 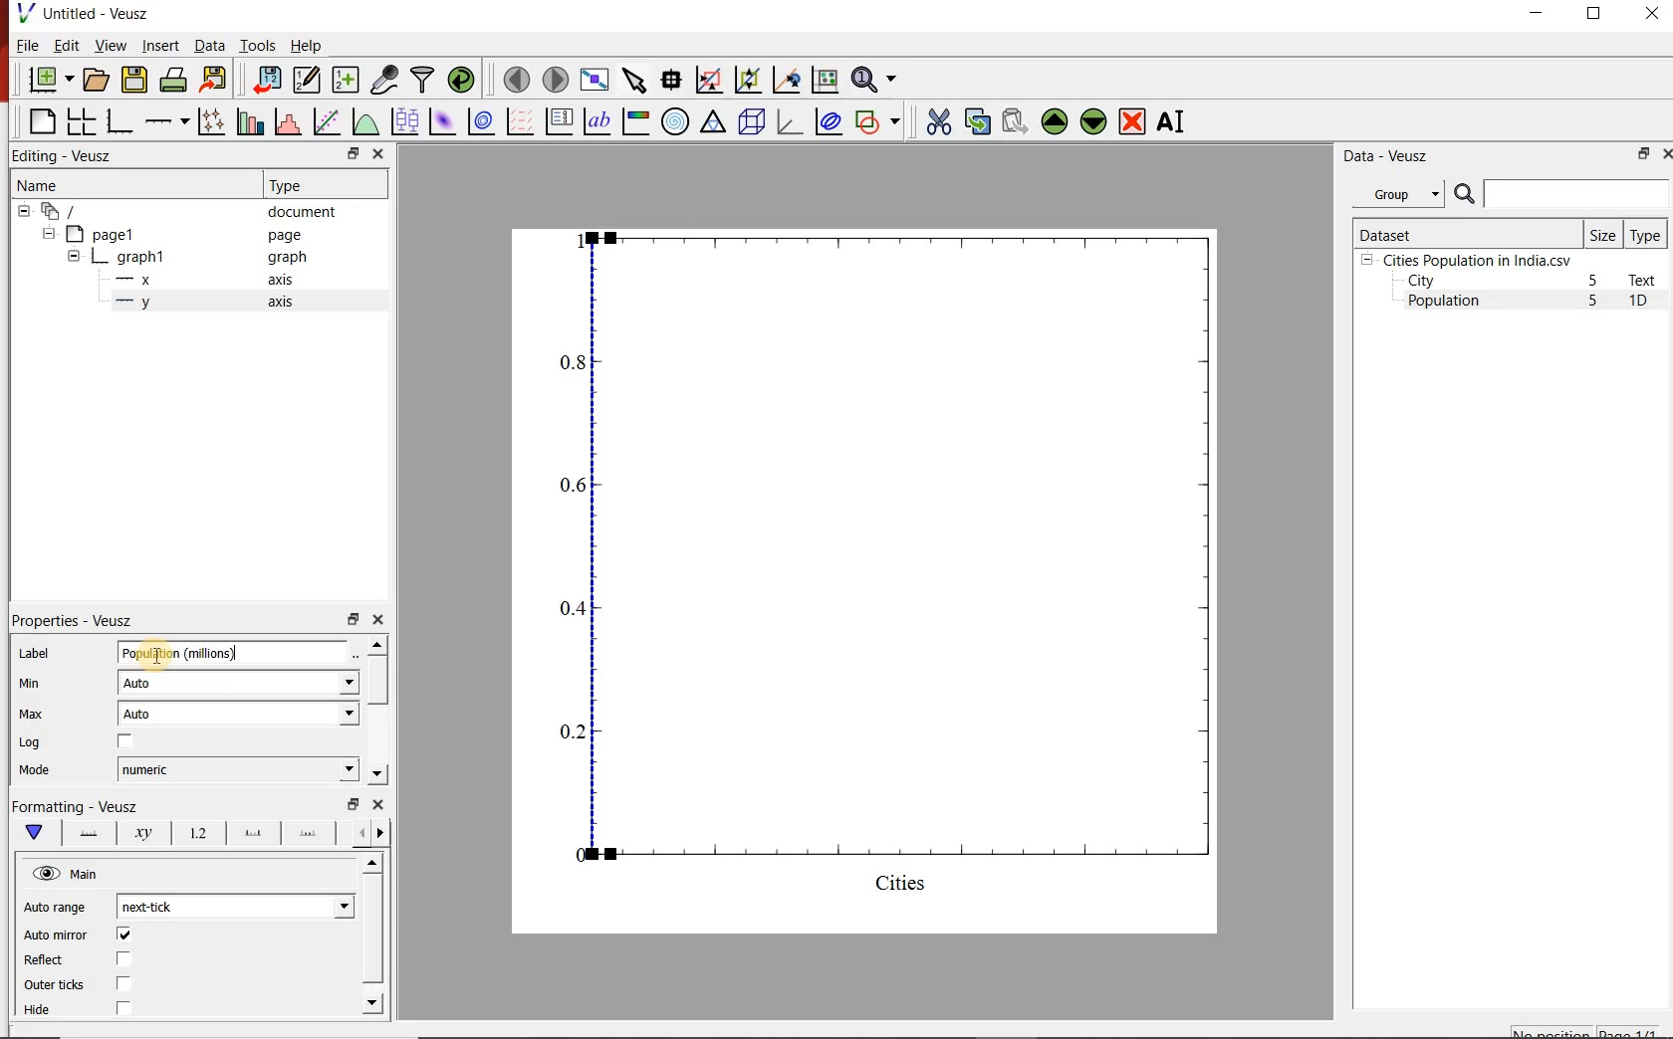 What do you see at coordinates (1475, 260) in the screenshot?
I see `Cities Population in India.csv` at bounding box center [1475, 260].